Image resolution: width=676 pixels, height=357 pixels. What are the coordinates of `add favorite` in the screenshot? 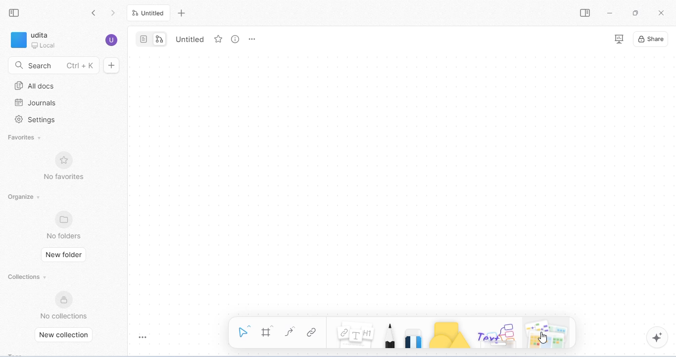 It's located at (219, 39).